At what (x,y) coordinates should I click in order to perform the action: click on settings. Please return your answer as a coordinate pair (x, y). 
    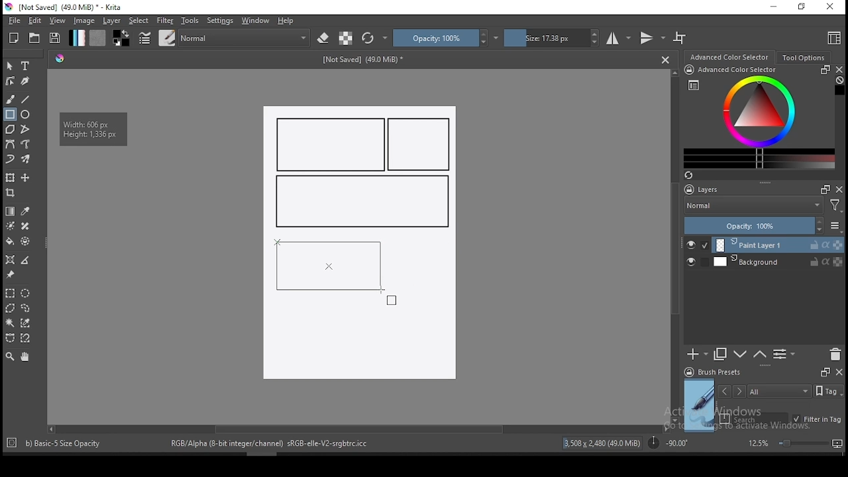
    Looking at the image, I should click on (220, 21).